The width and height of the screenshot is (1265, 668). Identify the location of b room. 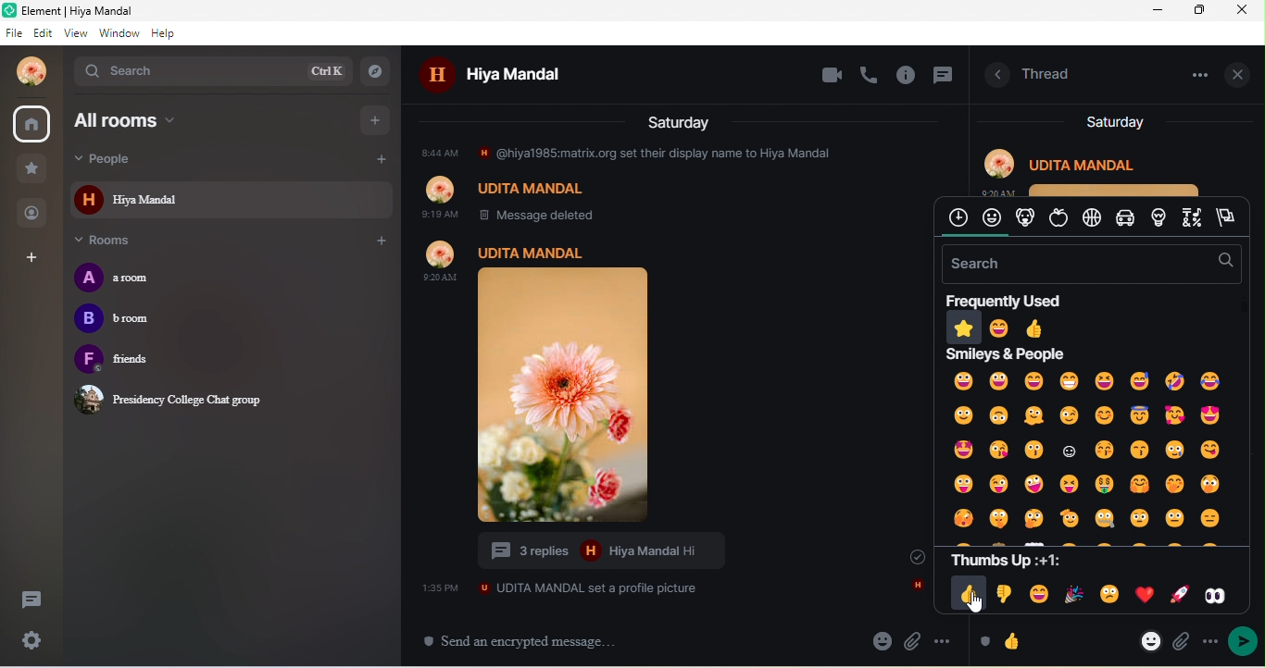
(119, 321).